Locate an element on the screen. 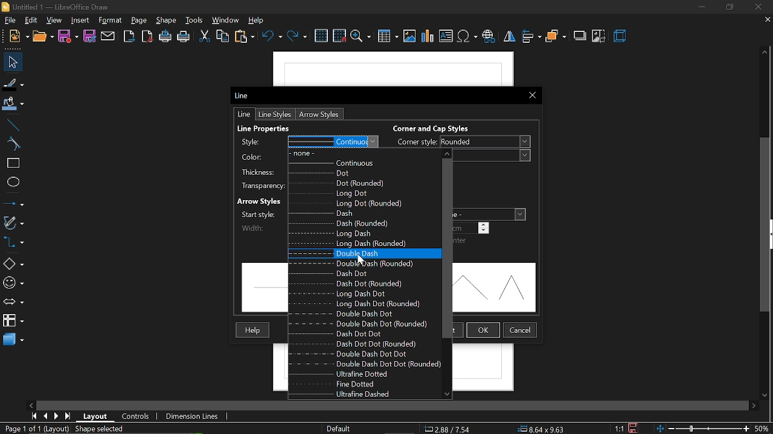 The height and width of the screenshot is (434, 773). Corner and Cao Styles is located at coordinates (436, 127).